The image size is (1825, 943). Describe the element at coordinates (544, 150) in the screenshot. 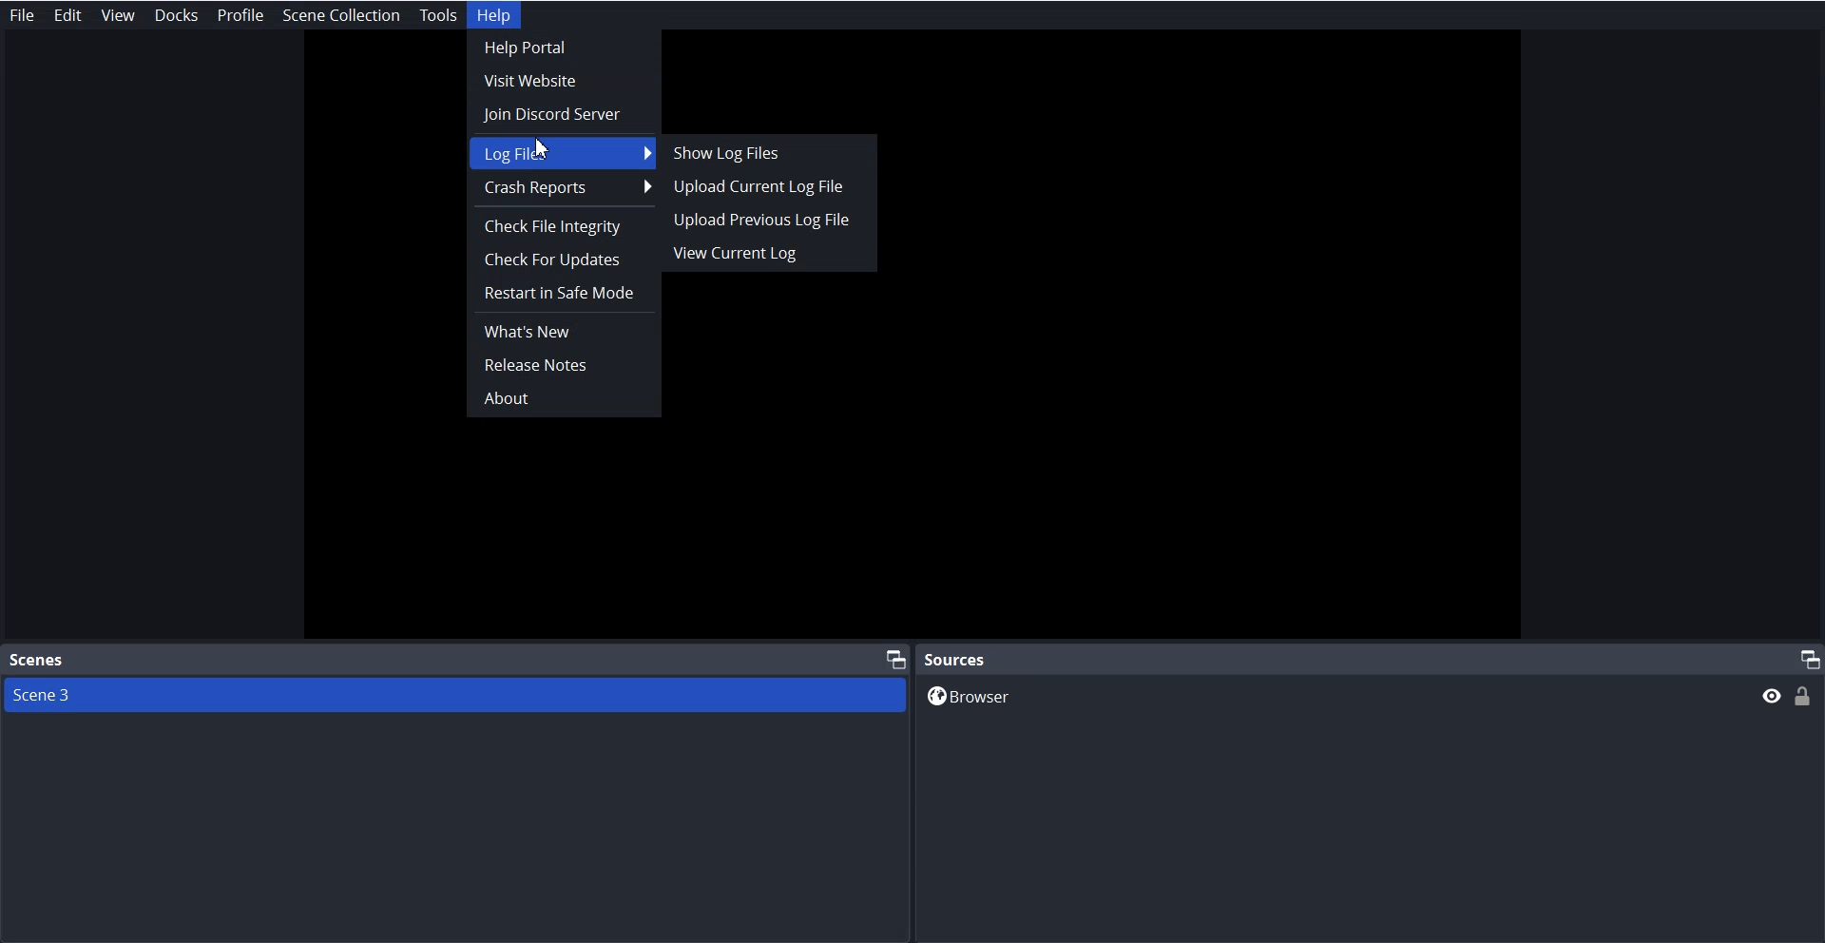

I see `cursor` at that location.